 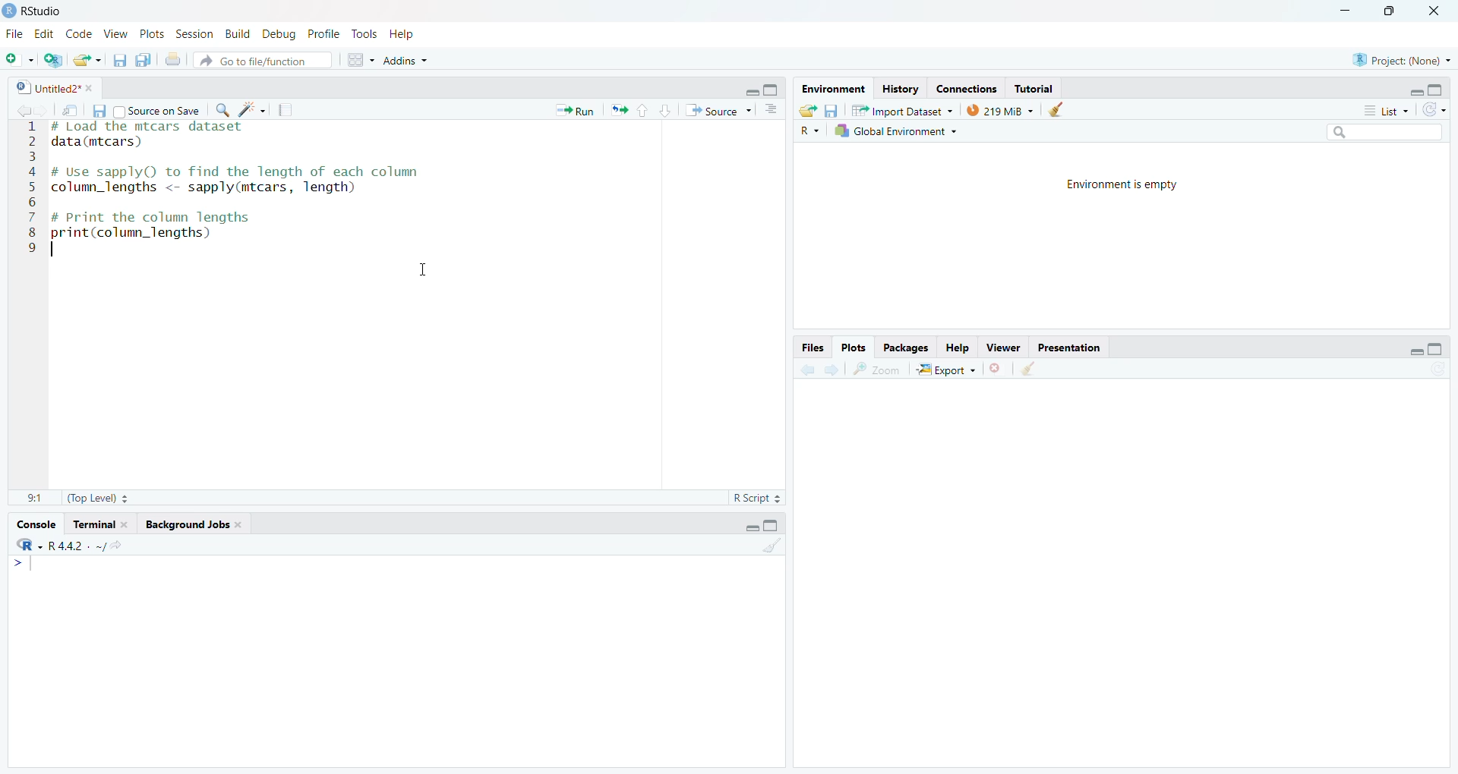 What do you see at coordinates (575, 109) in the screenshot?
I see `Run current line or section` at bounding box center [575, 109].